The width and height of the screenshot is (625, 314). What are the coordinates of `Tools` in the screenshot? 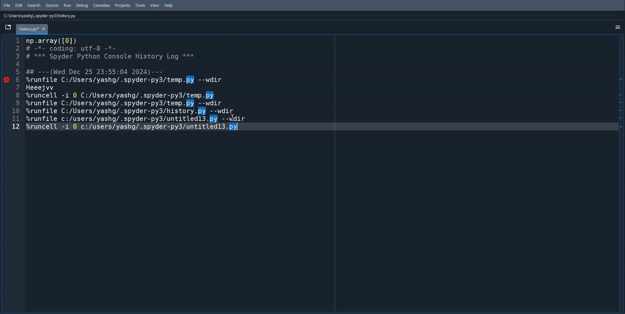 It's located at (140, 5).